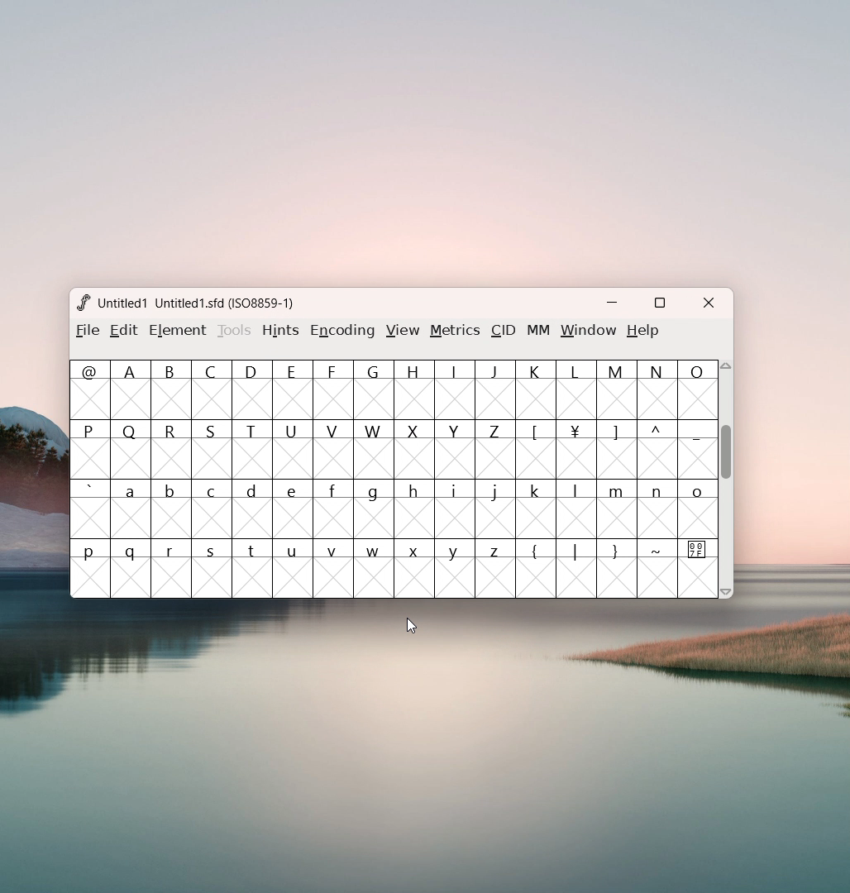 This screenshot has height=893, width=850. What do you see at coordinates (294, 510) in the screenshot?
I see `e` at bounding box center [294, 510].